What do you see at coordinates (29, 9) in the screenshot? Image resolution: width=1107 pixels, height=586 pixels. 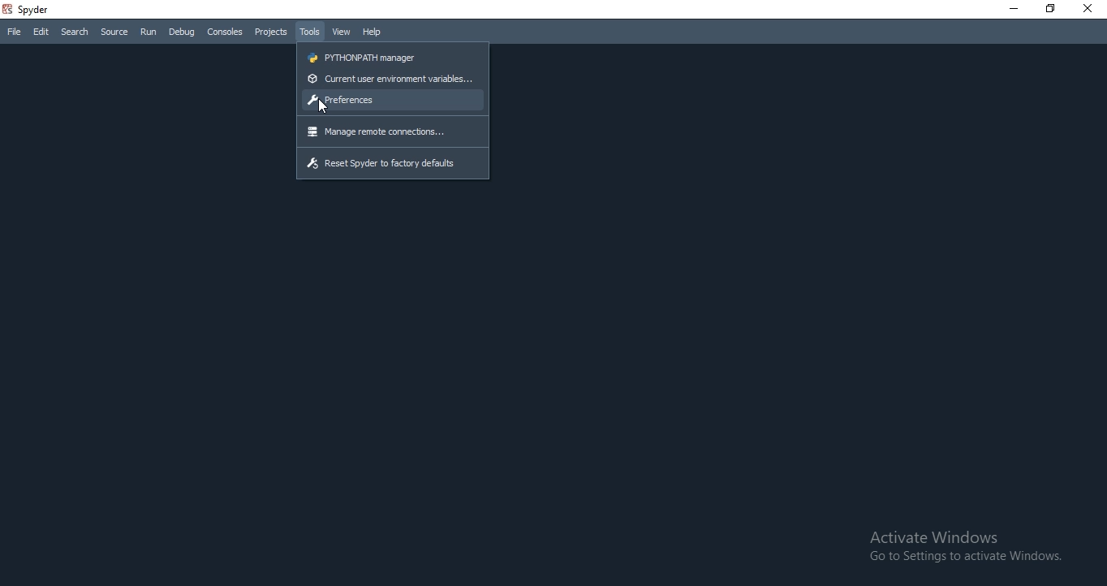 I see `spyder` at bounding box center [29, 9].